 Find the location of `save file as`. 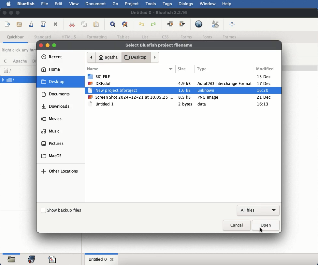

save file as is located at coordinates (44, 24).